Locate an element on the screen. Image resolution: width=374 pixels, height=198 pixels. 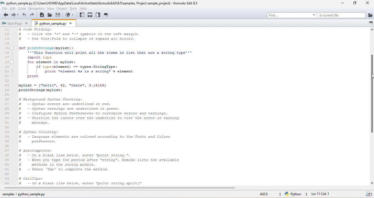
python sample is located at coordinates (55, 23).